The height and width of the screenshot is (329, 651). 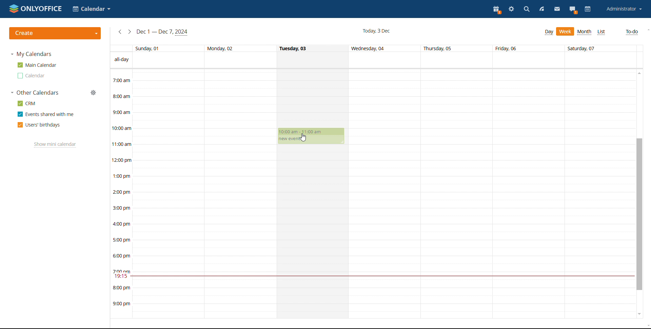 I want to click on search, so click(x=527, y=9).